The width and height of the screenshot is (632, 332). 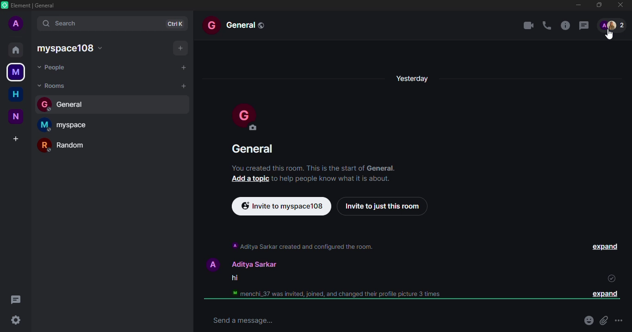 What do you see at coordinates (15, 320) in the screenshot?
I see `settings` at bounding box center [15, 320].